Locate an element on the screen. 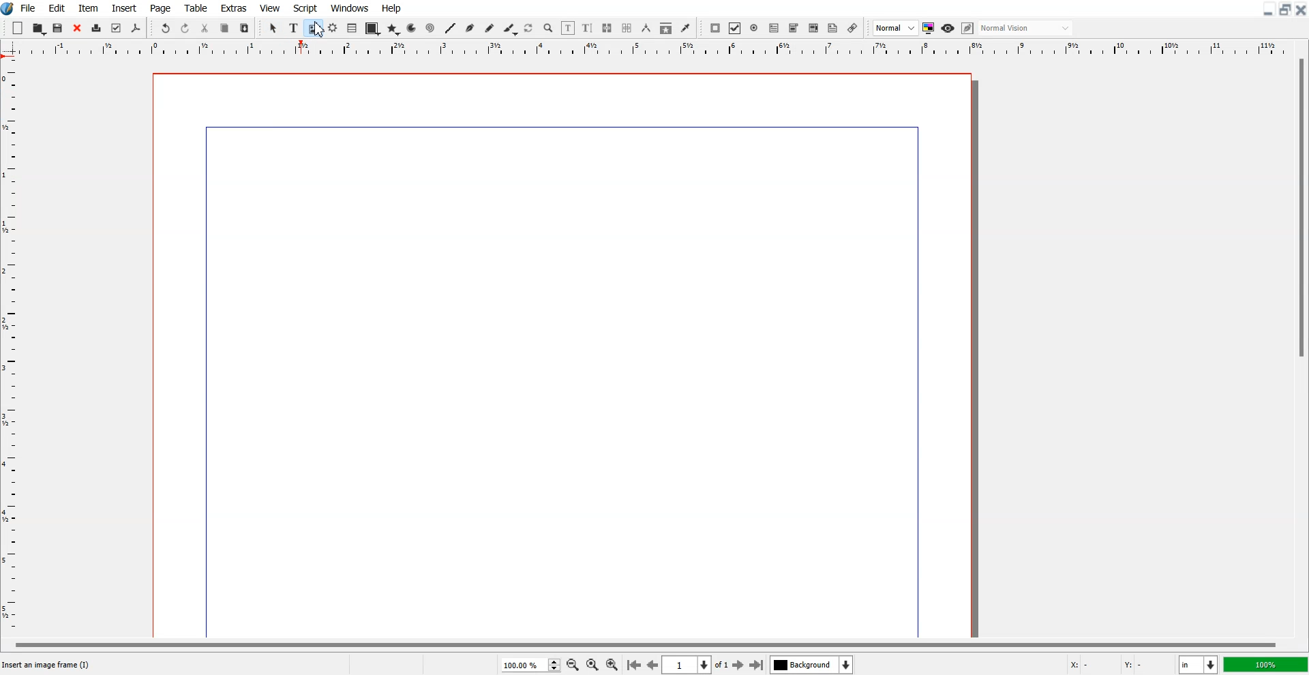 The width and height of the screenshot is (1309, 675). Select the current layer is located at coordinates (811, 664).